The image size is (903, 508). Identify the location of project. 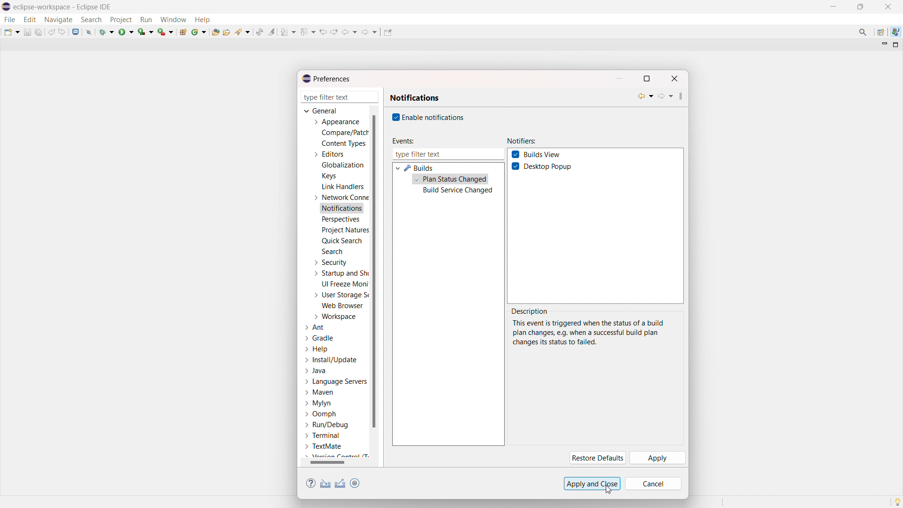
(120, 20).